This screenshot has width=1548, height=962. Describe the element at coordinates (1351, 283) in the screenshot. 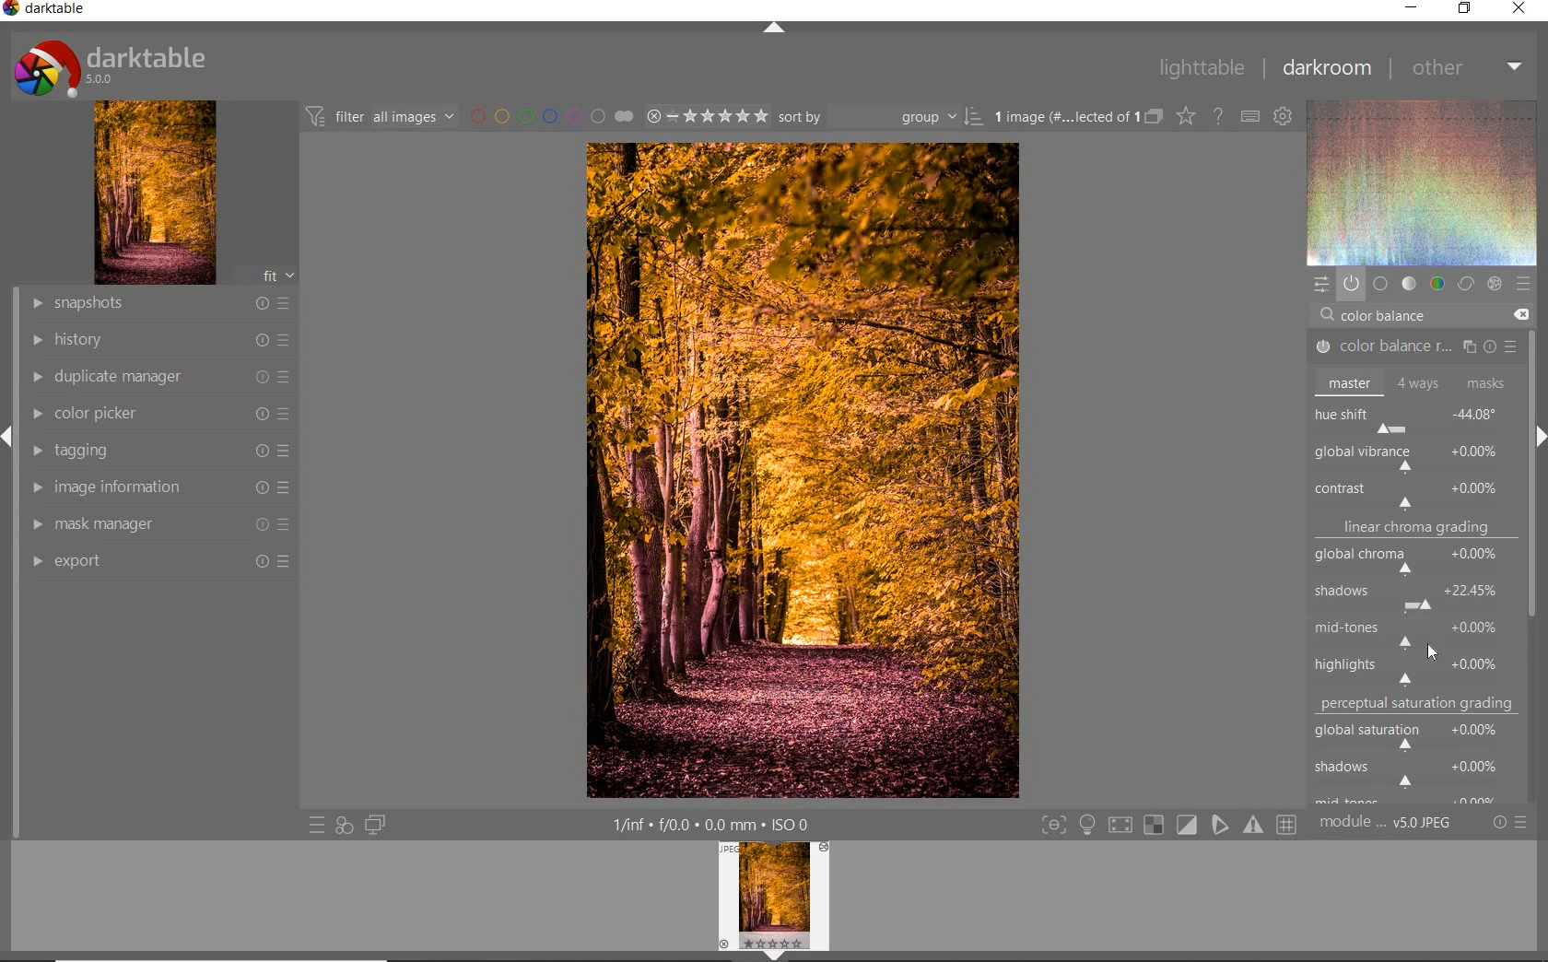

I see `show only active module` at that location.